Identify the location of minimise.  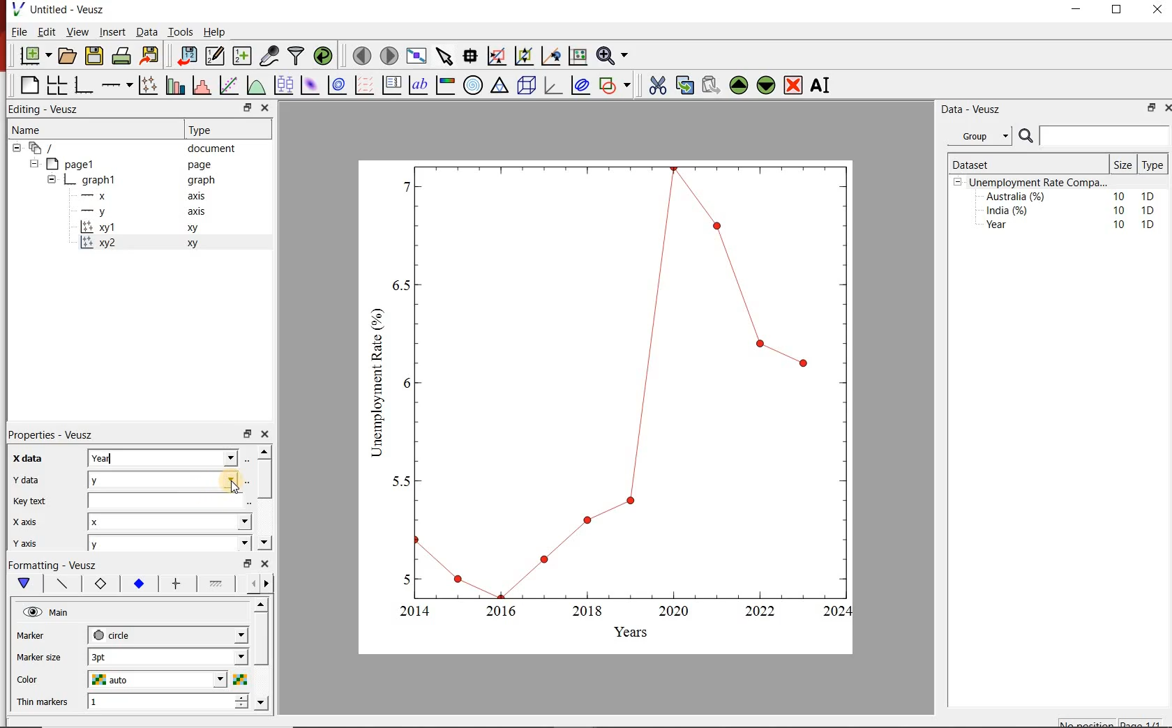
(1080, 13).